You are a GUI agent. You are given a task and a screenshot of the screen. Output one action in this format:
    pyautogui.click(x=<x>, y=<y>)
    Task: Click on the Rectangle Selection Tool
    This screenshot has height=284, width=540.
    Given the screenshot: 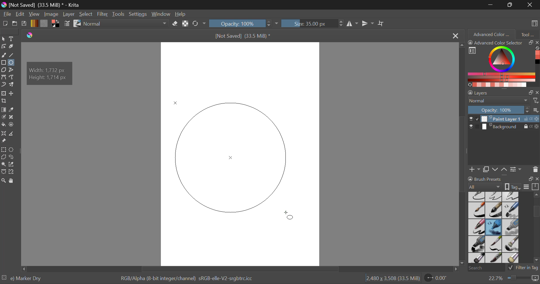 What is the action you would take?
    pyautogui.click(x=3, y=149)
    